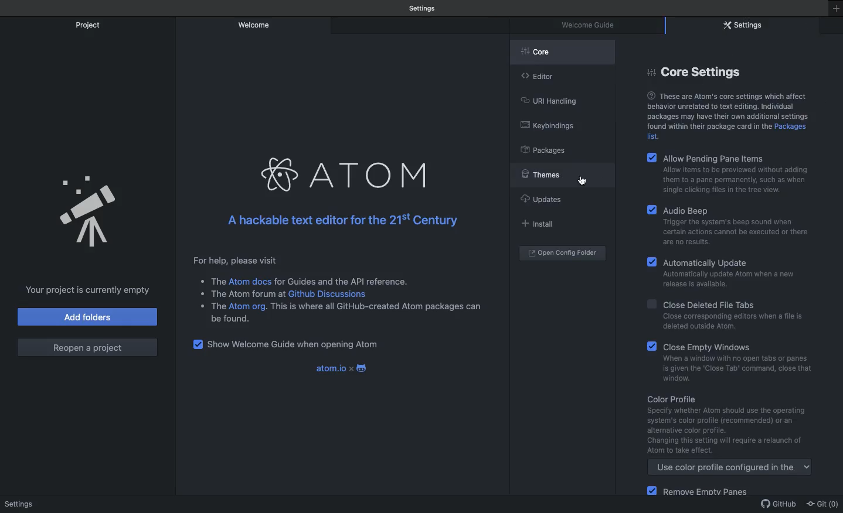  What do you see at coordinates (722, 210) in the screenshot?
I see `Audio beep` at bounding box center [722, 210].